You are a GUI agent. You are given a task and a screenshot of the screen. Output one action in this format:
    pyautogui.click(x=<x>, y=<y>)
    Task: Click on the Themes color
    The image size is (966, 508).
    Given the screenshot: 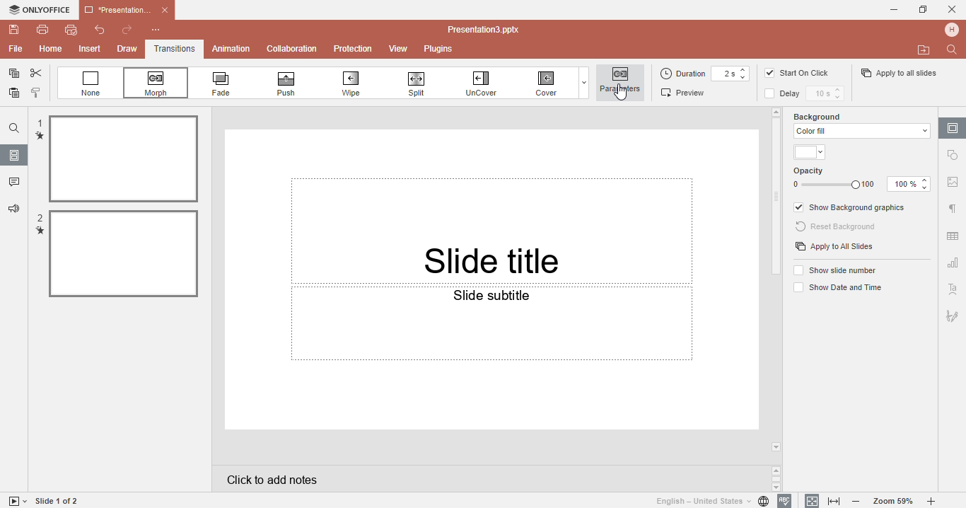 What is the action you would take?
    pyautogui.click(x=811, y=153)
    